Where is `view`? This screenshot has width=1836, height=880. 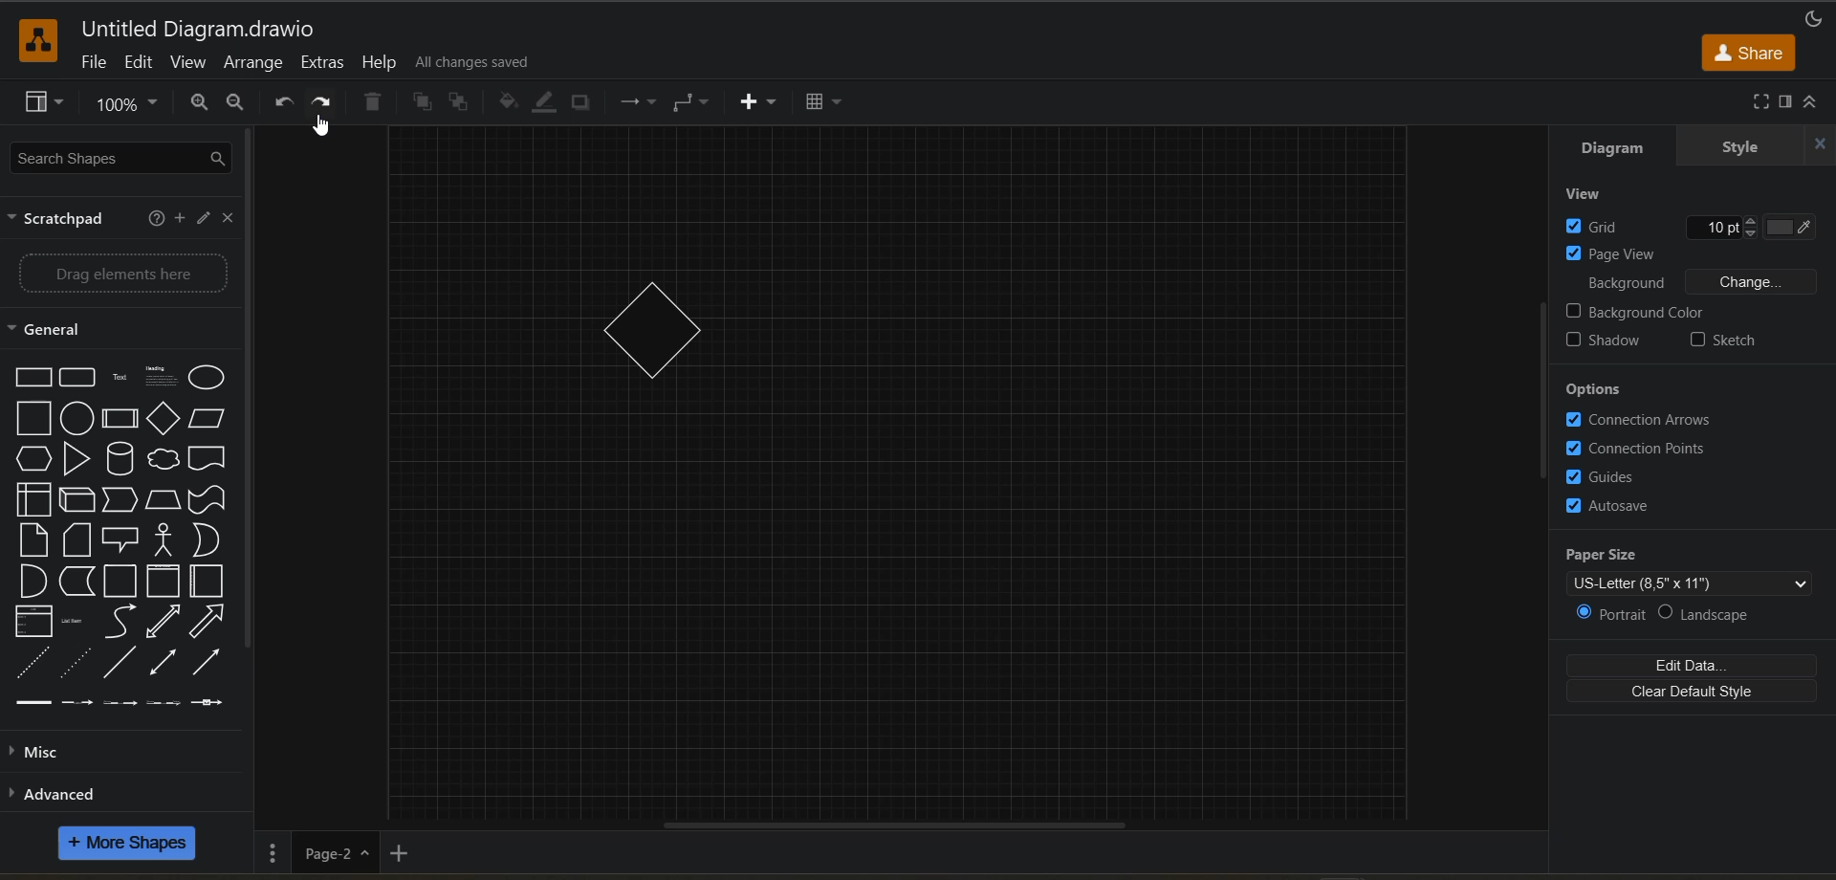 view is located at coordinates (1589, 196).